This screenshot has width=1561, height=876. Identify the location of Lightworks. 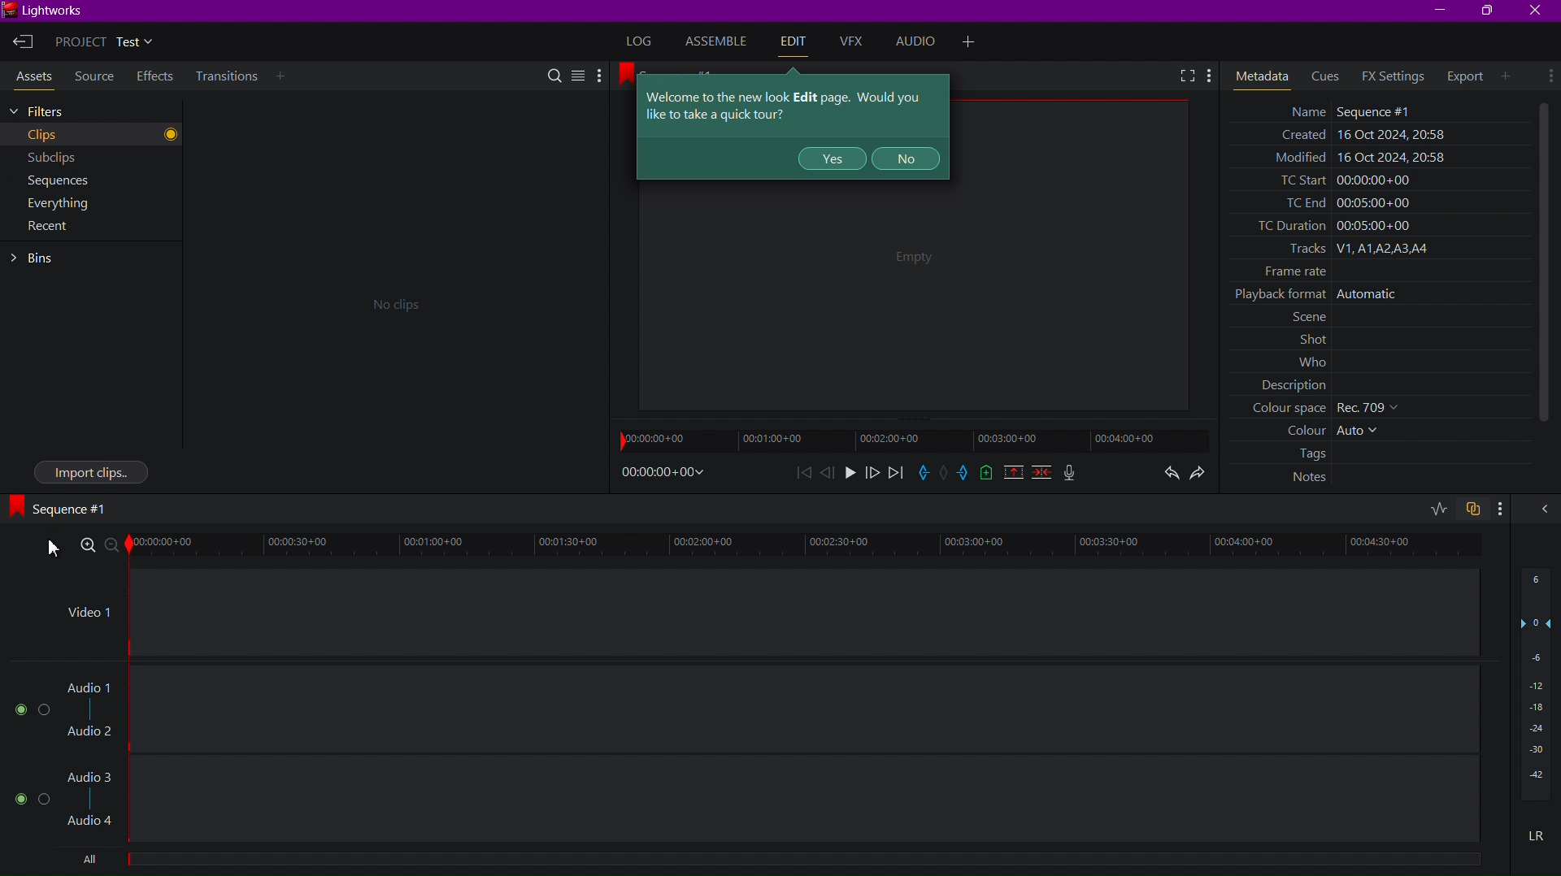
(46, 12).